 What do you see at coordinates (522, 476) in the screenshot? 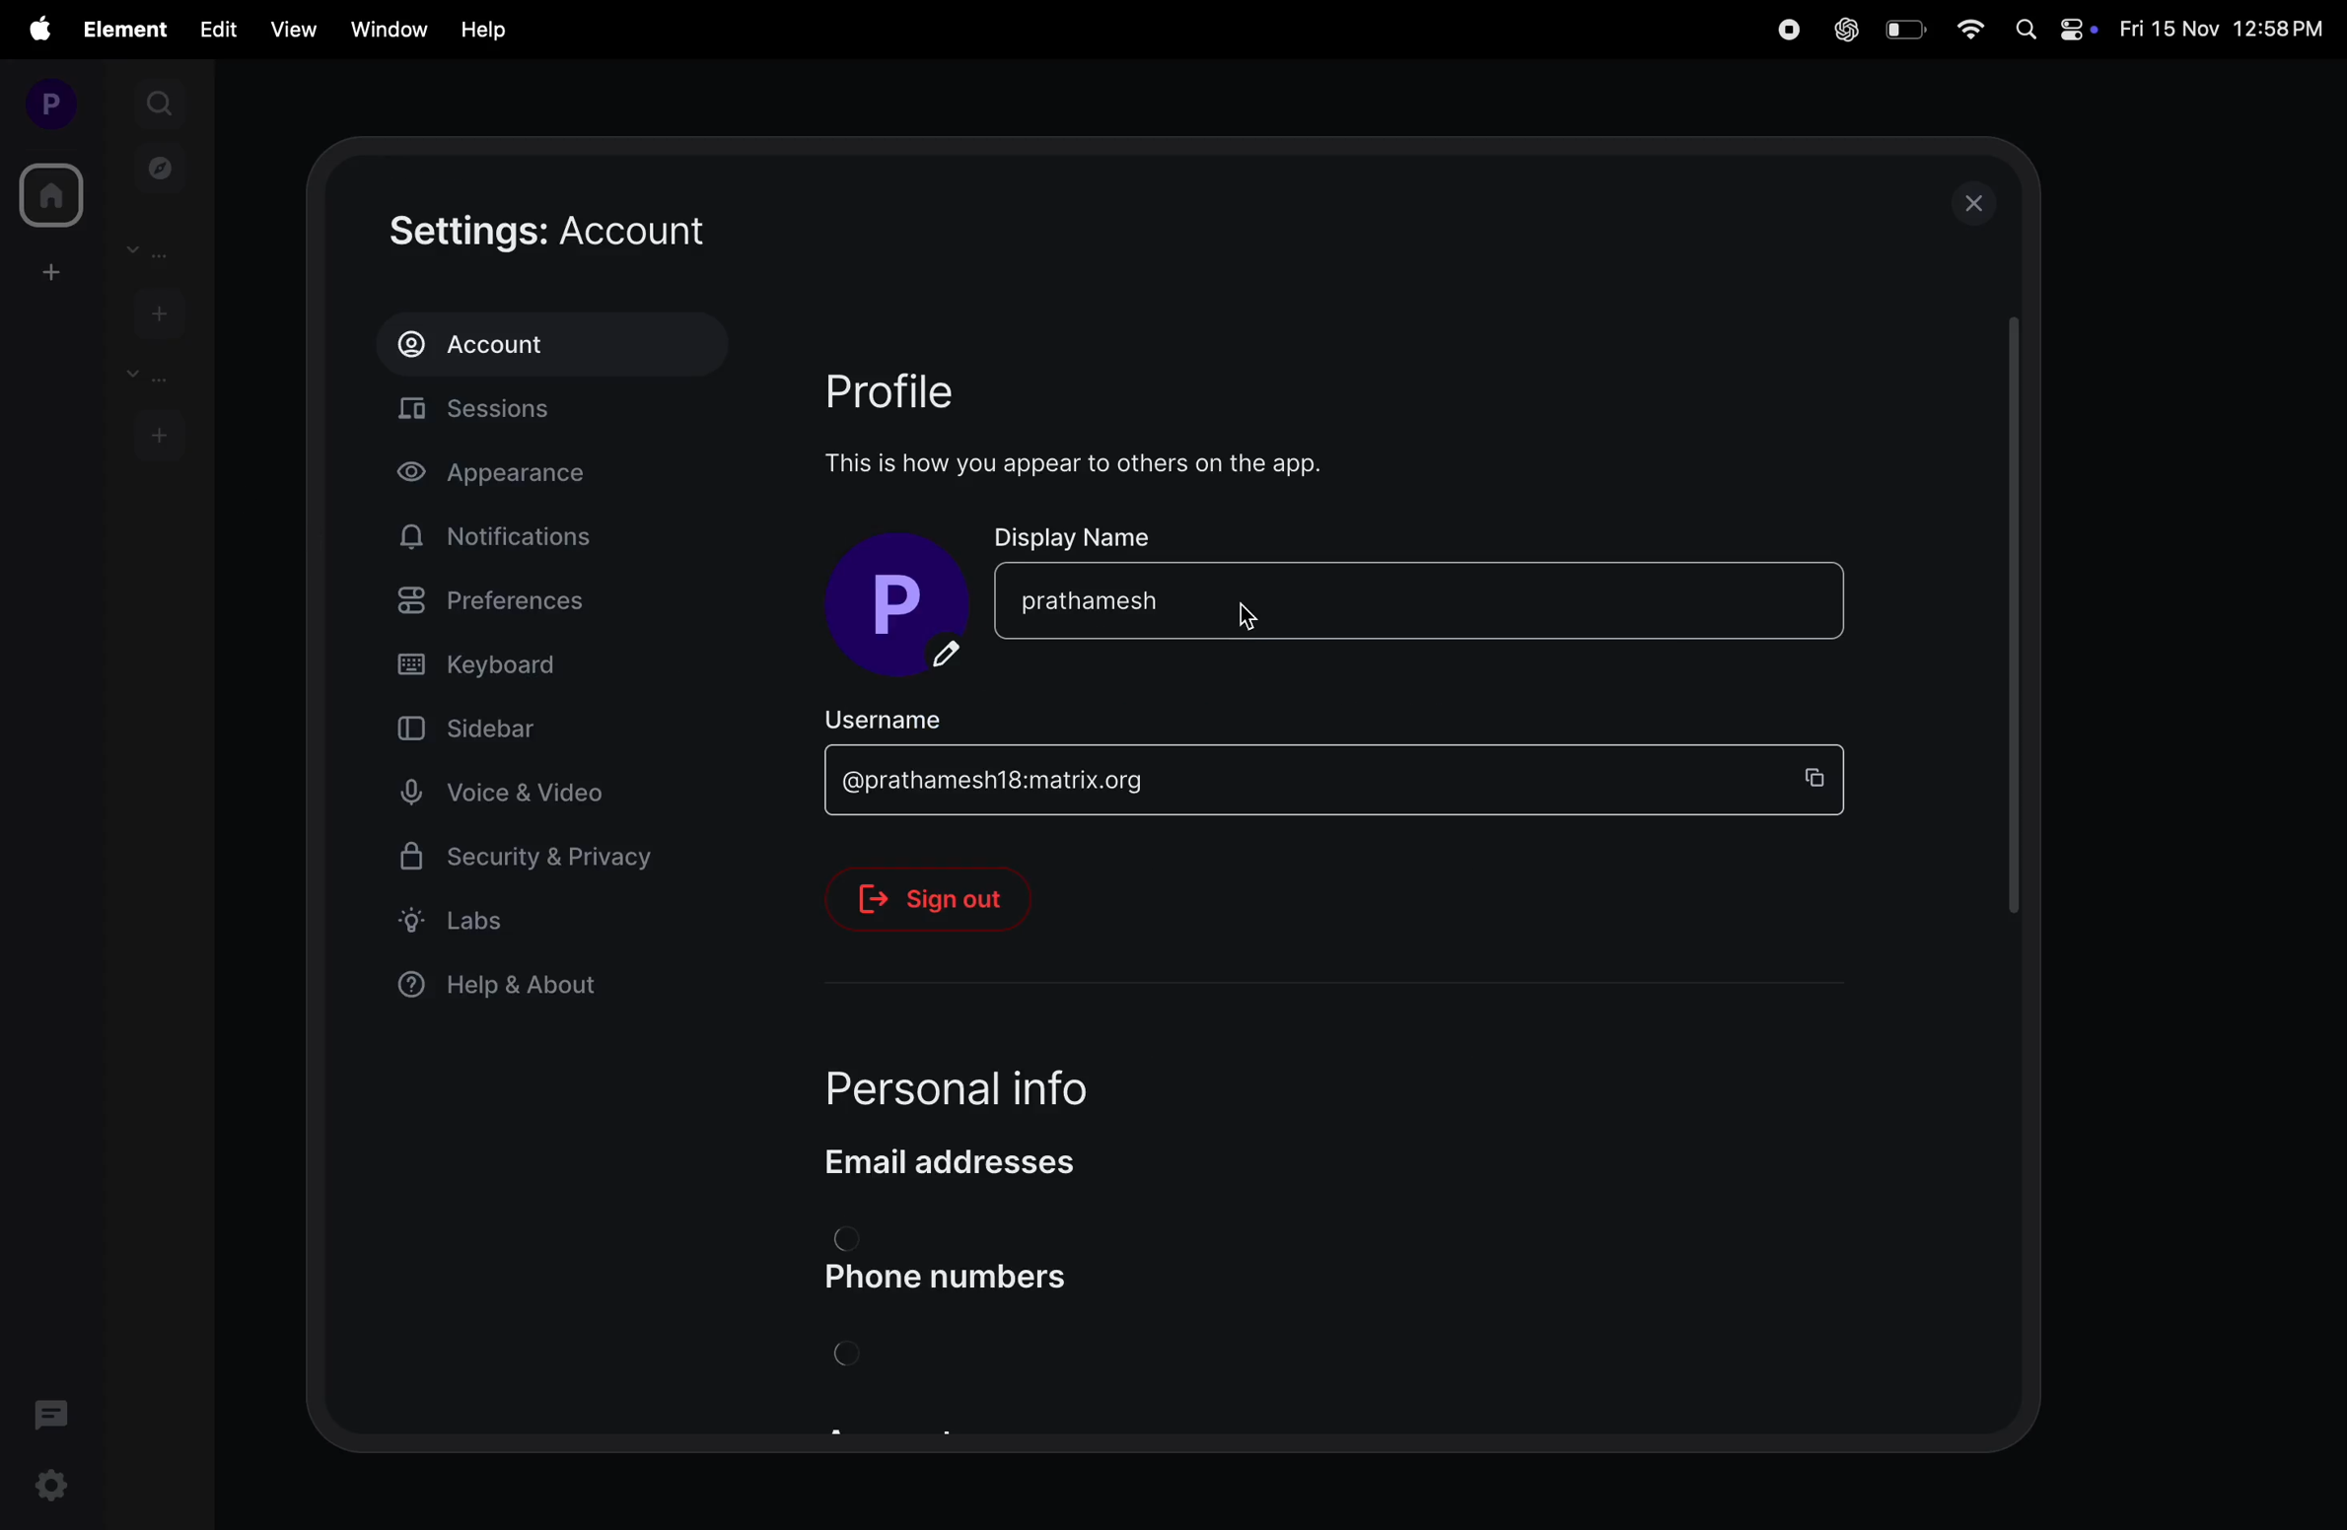
I see `apperance` at bounding box center [522, 476].